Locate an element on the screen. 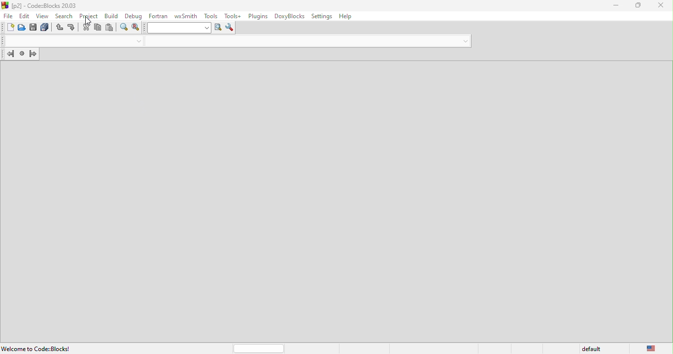 The image size is (673, 354). jump forward  is located at coordinates (34, 55).